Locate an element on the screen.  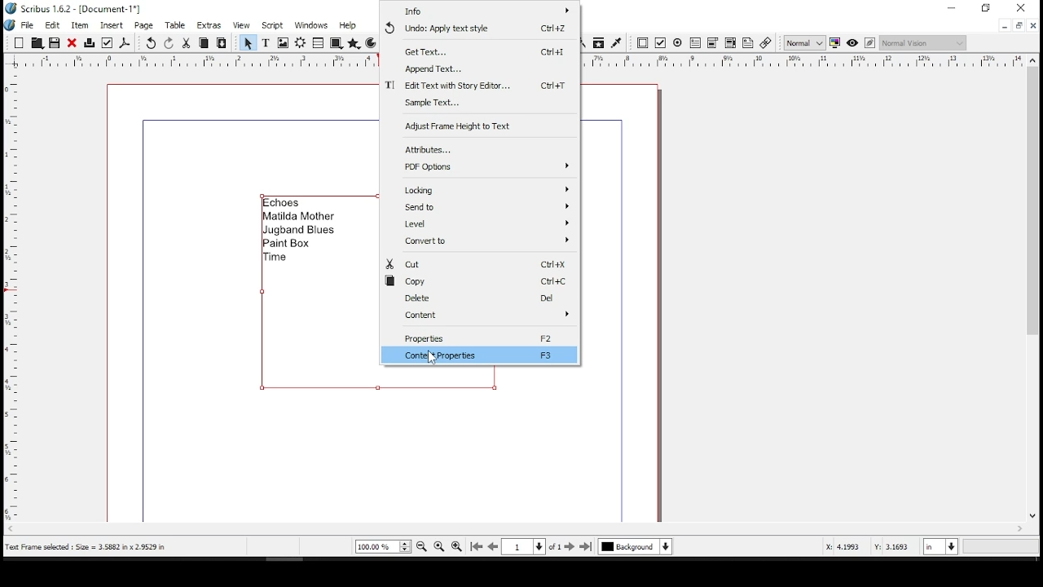
link annotation is located at coordinates (766, 43).